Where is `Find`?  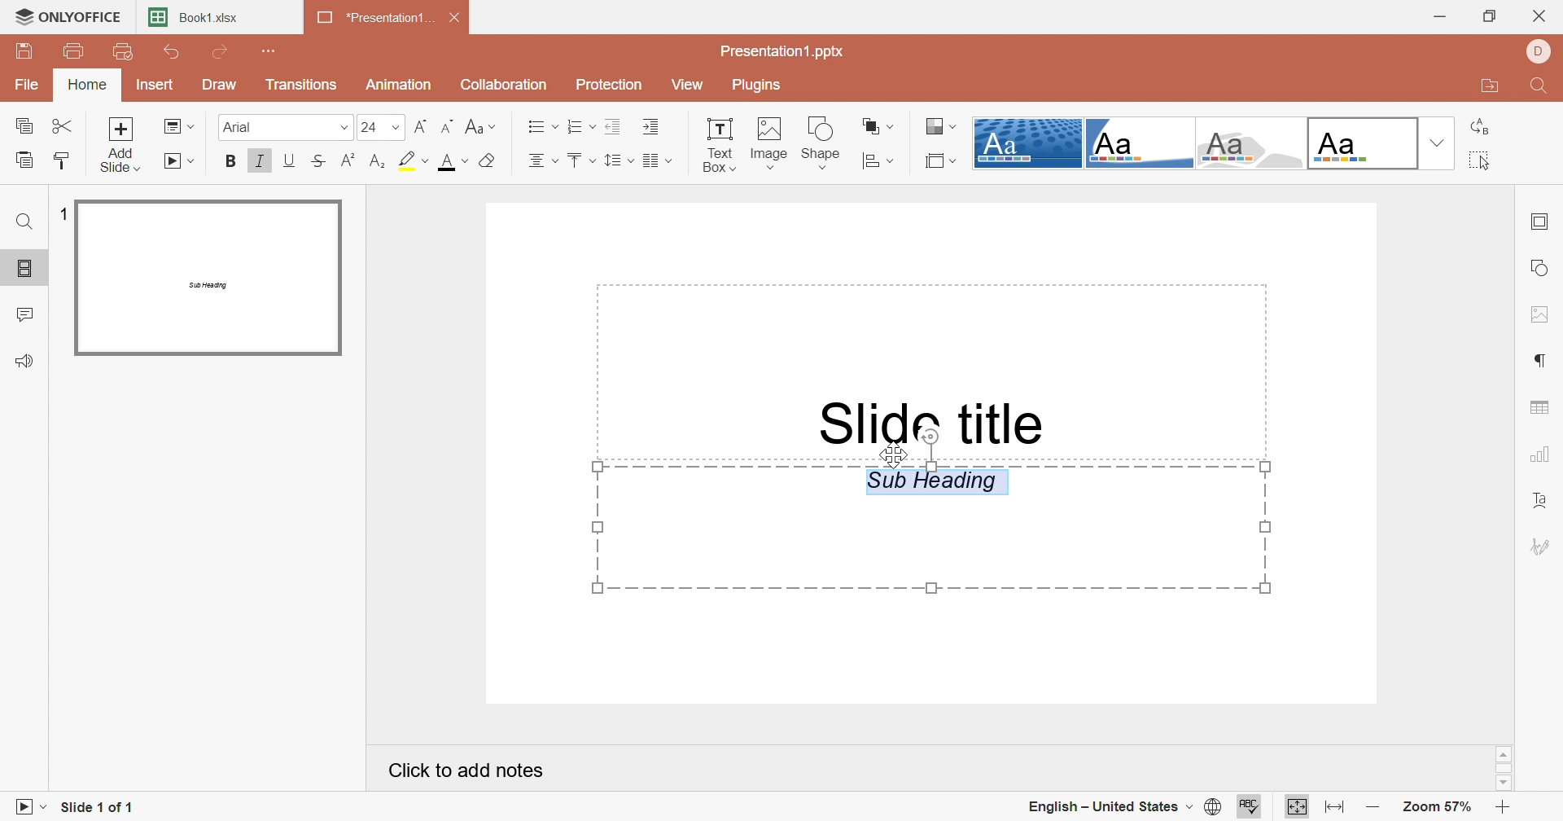
Find is located at coordinates (1545, 87).